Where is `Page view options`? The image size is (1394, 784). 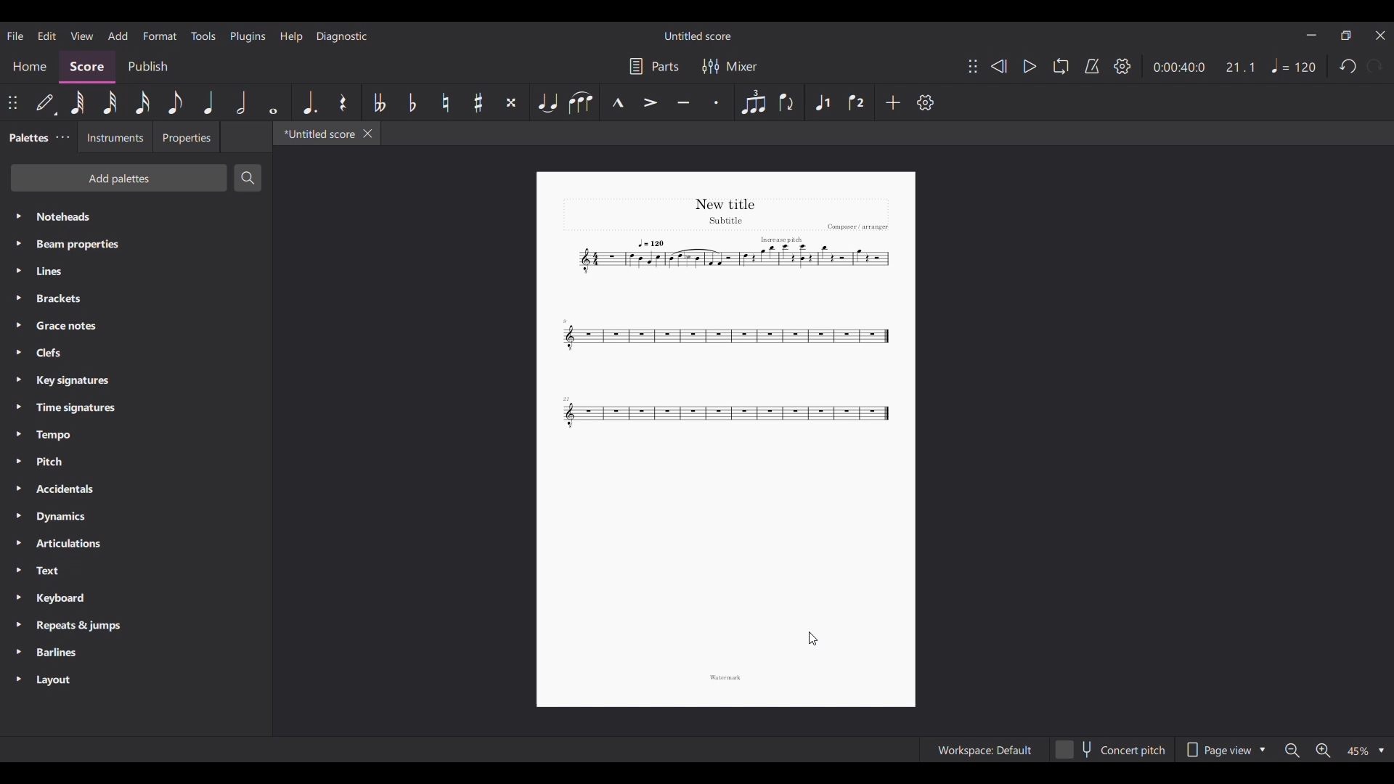 Page view options is located at coordinates (1223, 750).